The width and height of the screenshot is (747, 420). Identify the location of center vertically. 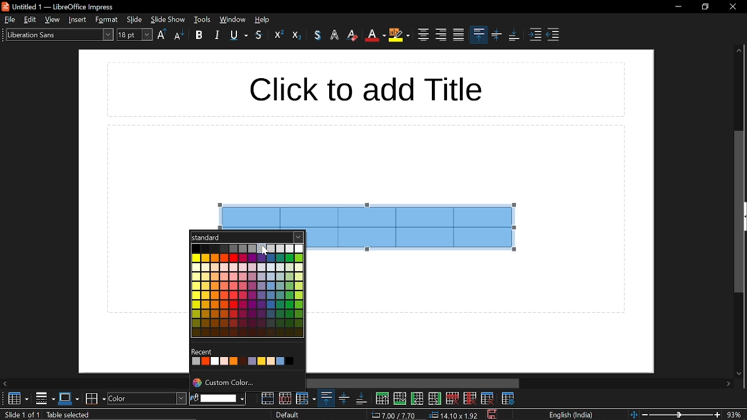
(342, 398).